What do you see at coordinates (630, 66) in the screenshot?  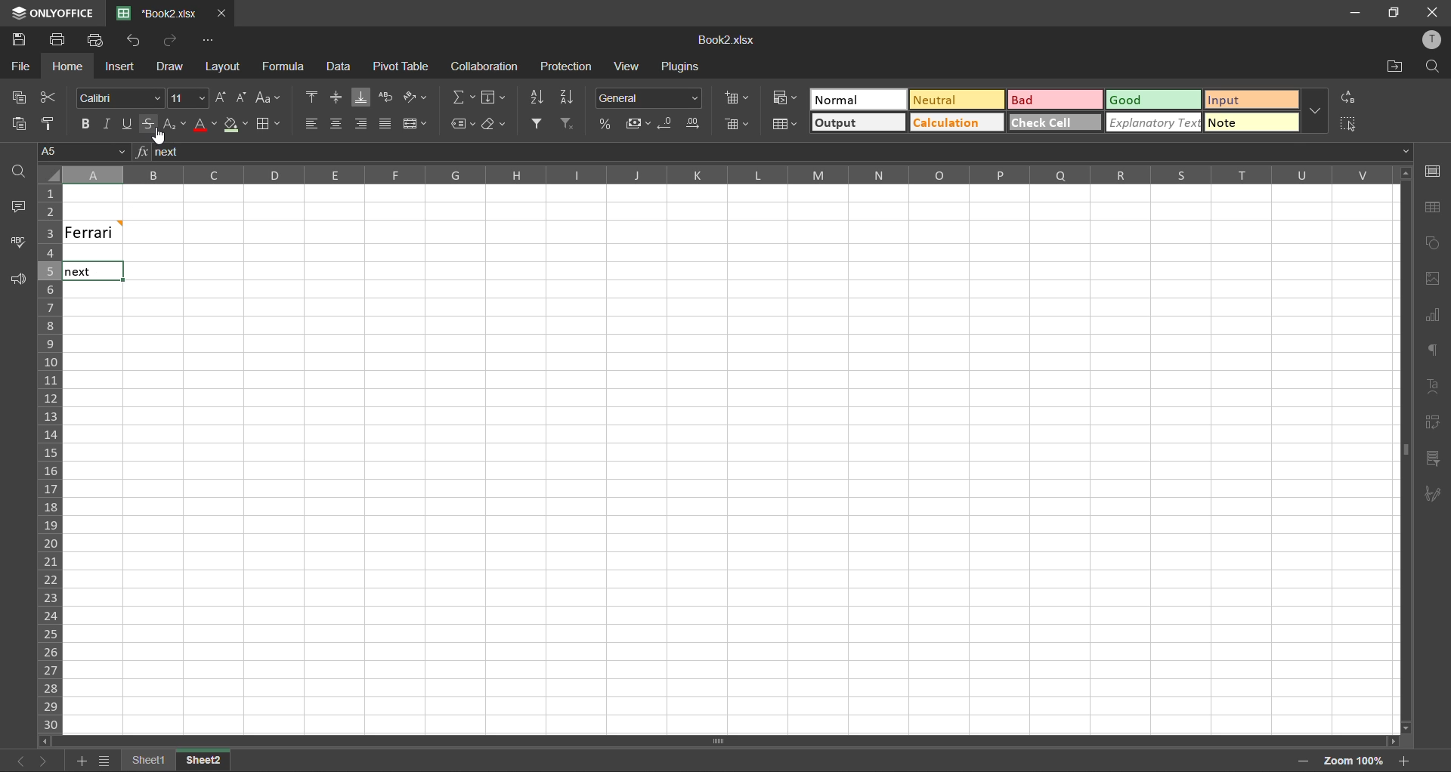 I see `view` at bounding box center [630, 66].